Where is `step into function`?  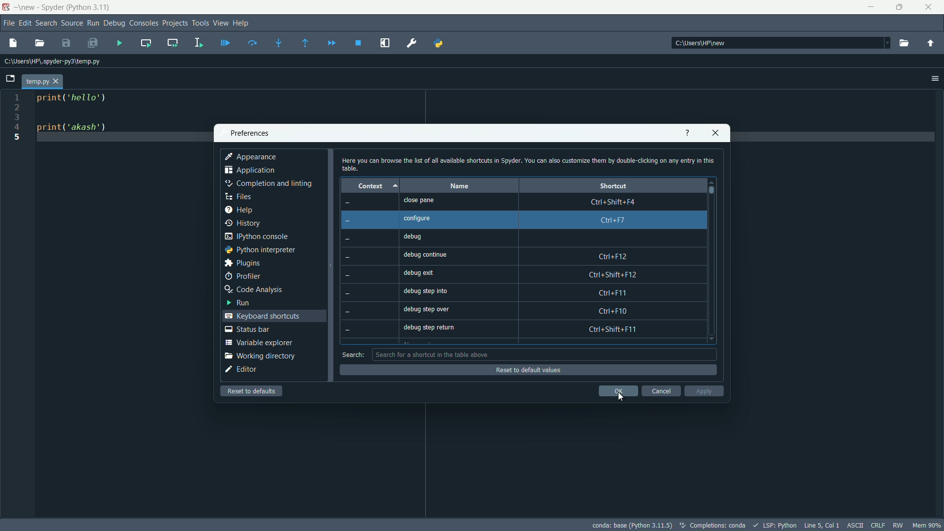 step into function is located at coordinates (279, 44).